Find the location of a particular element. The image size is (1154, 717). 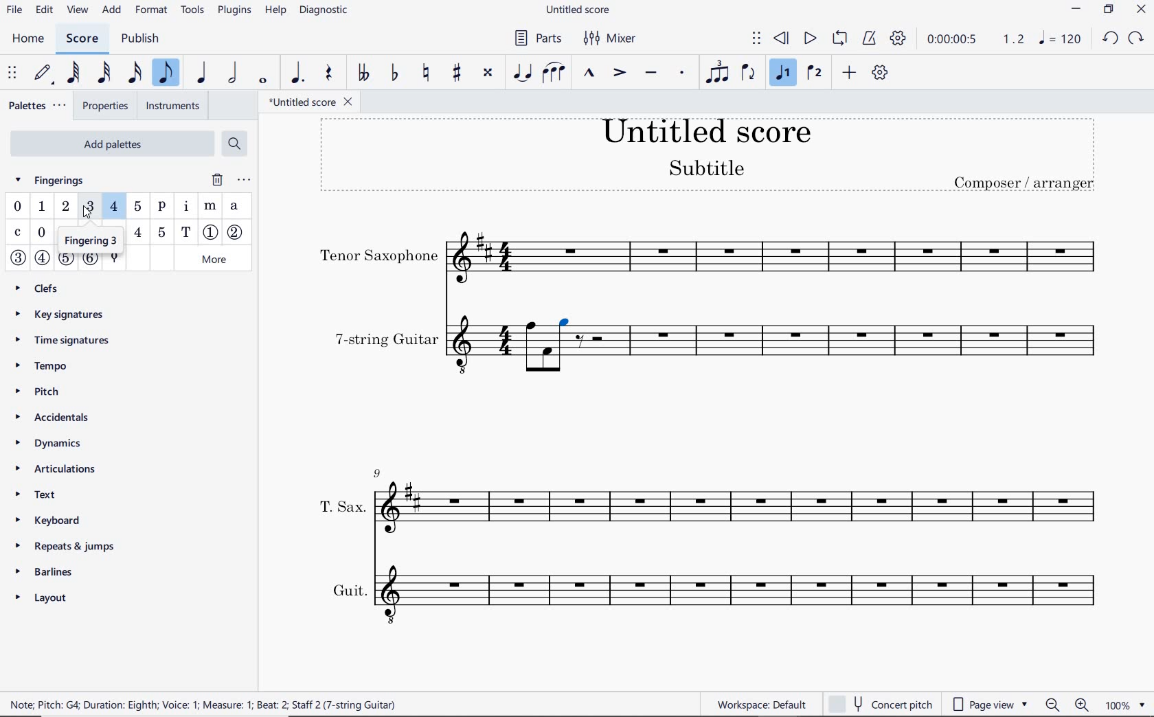

RESTORE DOWN is located at coordinates (1110, 10).